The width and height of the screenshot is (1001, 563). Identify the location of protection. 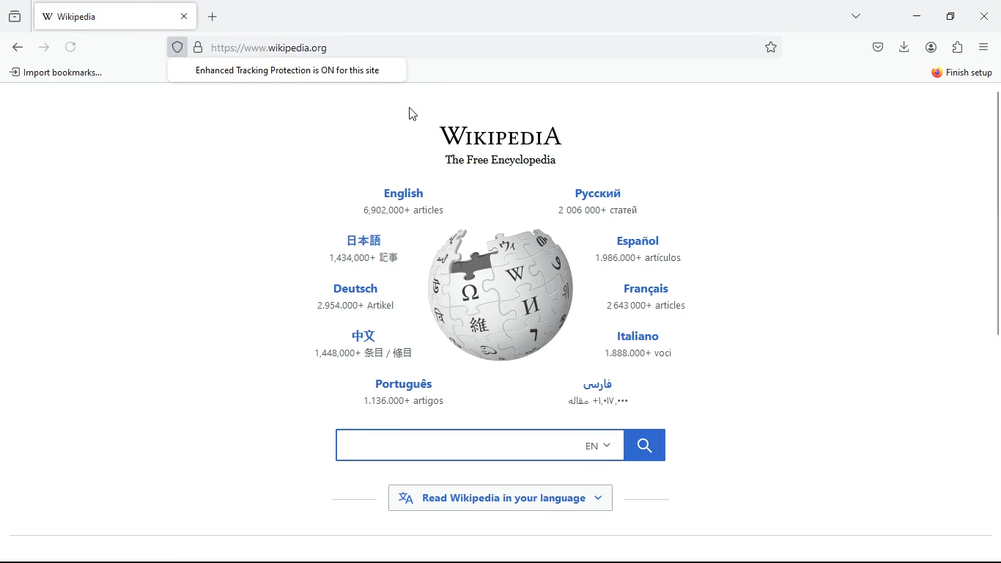
(179, 46).